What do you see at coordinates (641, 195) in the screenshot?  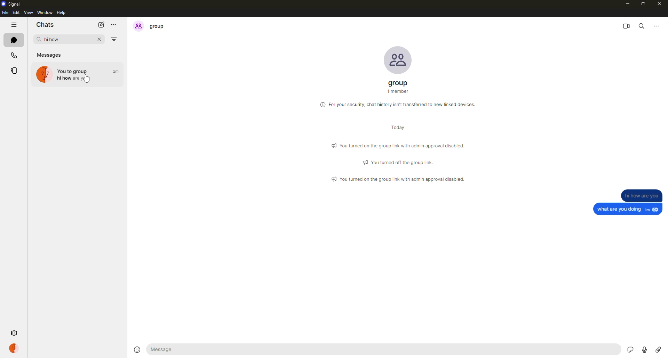 I see `message` at bounding box center [641, 195].